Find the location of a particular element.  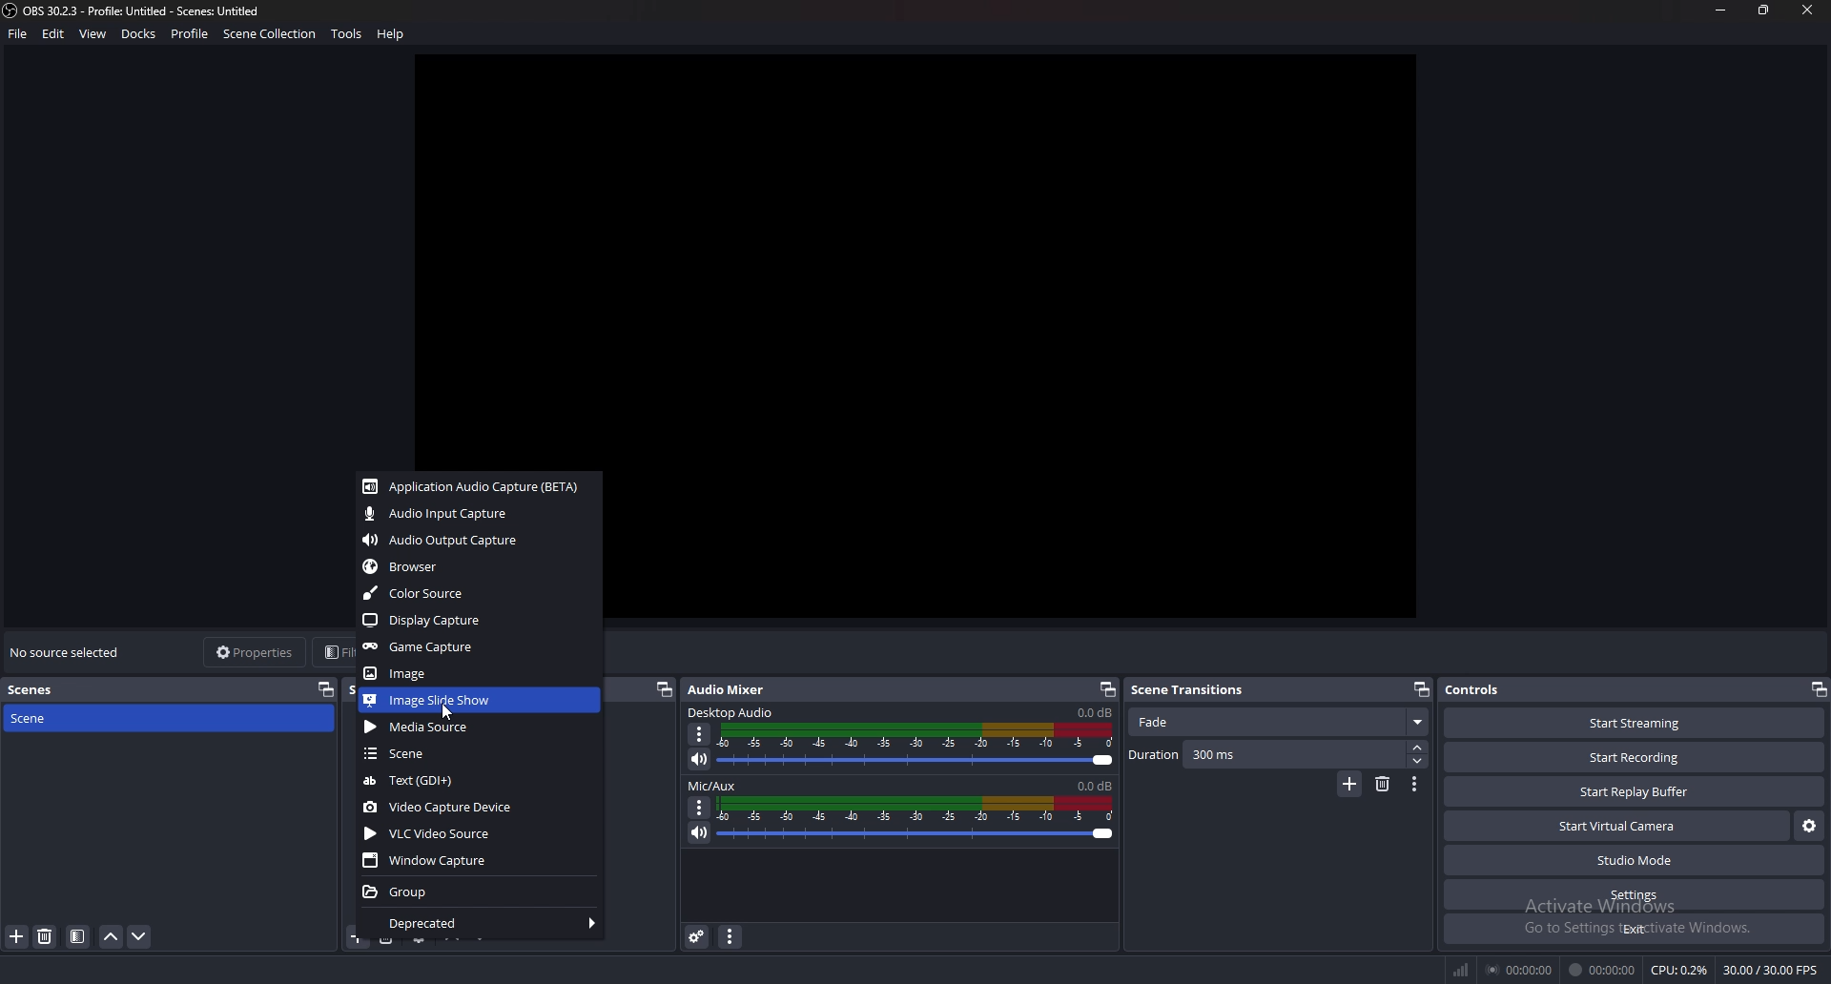

audio mixer menu is located at coordinates (730, 936).